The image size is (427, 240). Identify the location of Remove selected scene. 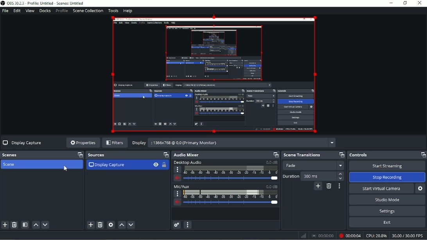
(15, 225).